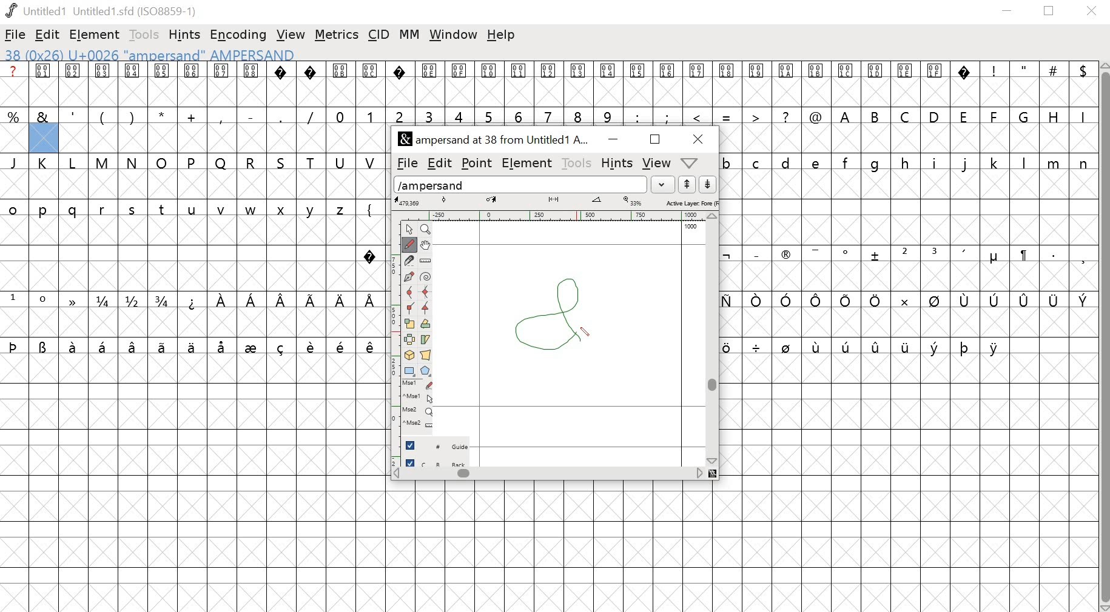 The image size is (1110, 612). Describe the element at coordinates (1094, 12) in the screenshot. I see `close` at that location.